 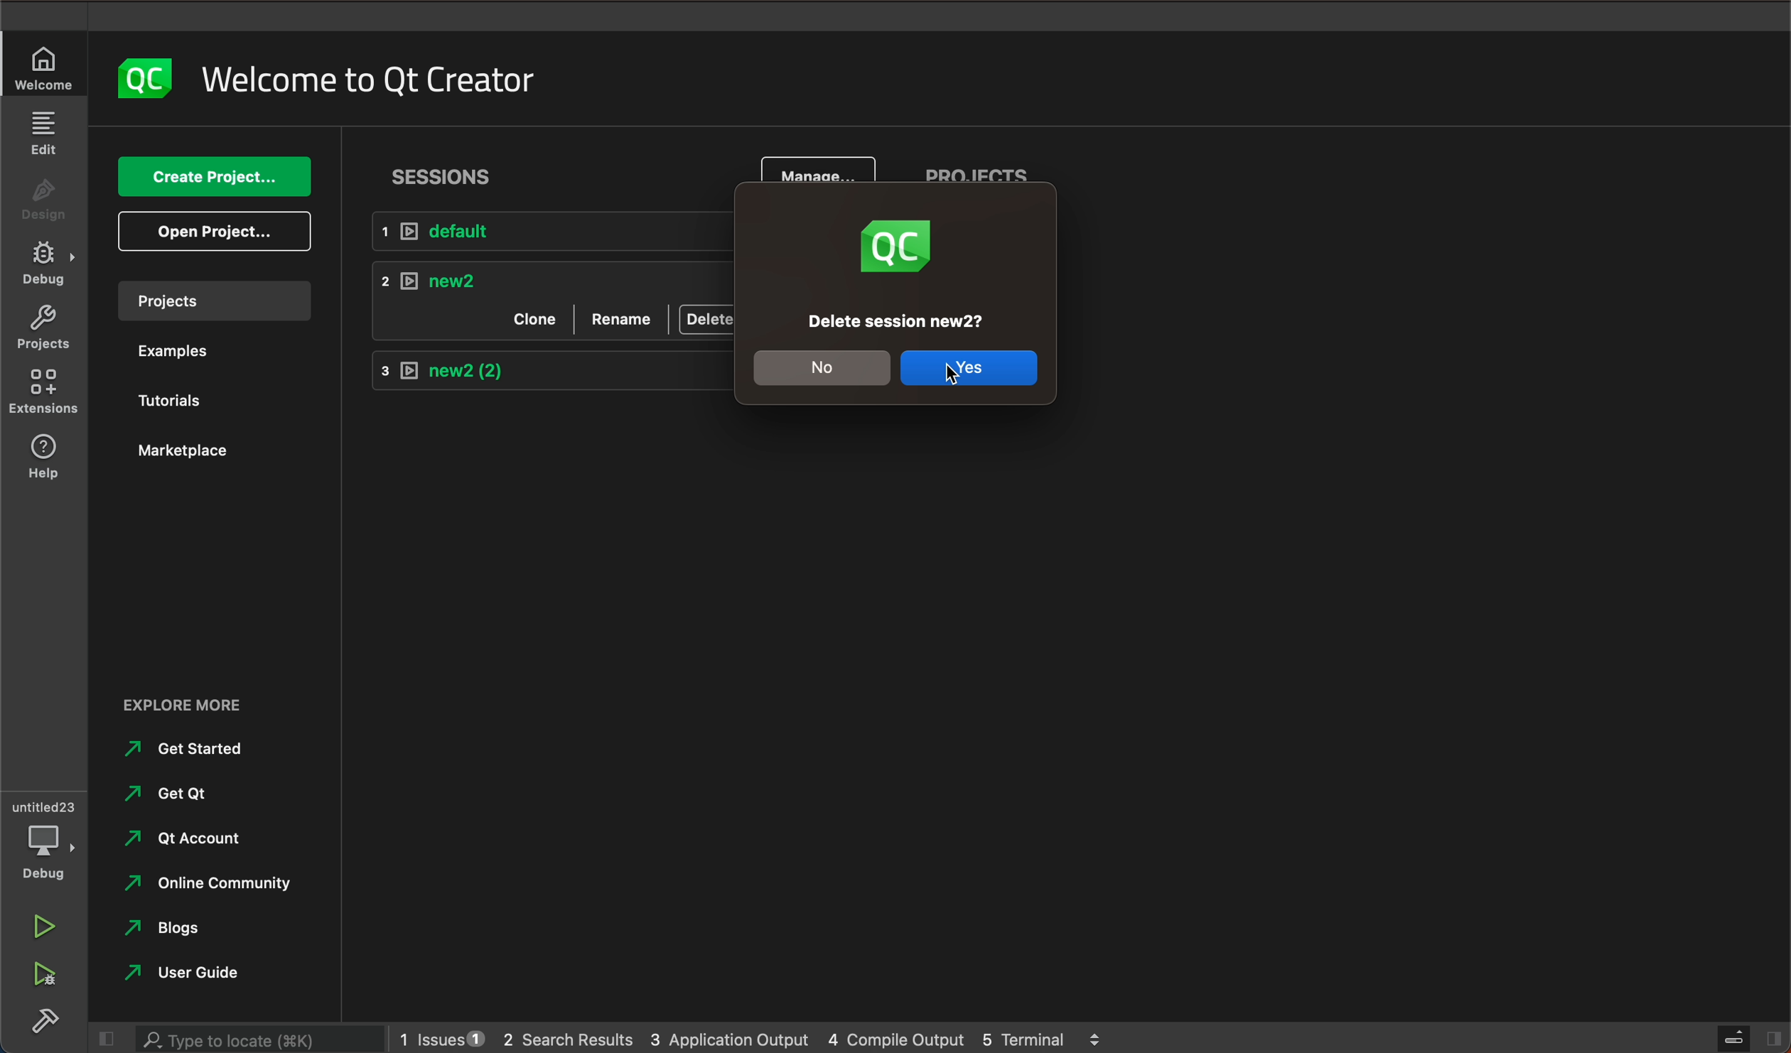 I want to click on run debug, so click(x=44, y=972).